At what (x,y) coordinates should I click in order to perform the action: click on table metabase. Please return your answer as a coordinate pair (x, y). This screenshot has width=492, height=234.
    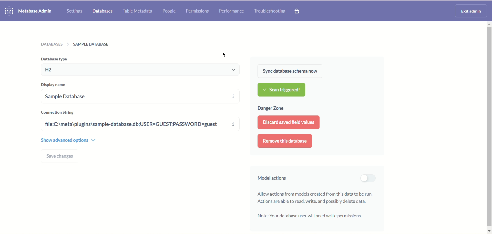
    Looking at the image, I should click on (137, 12).